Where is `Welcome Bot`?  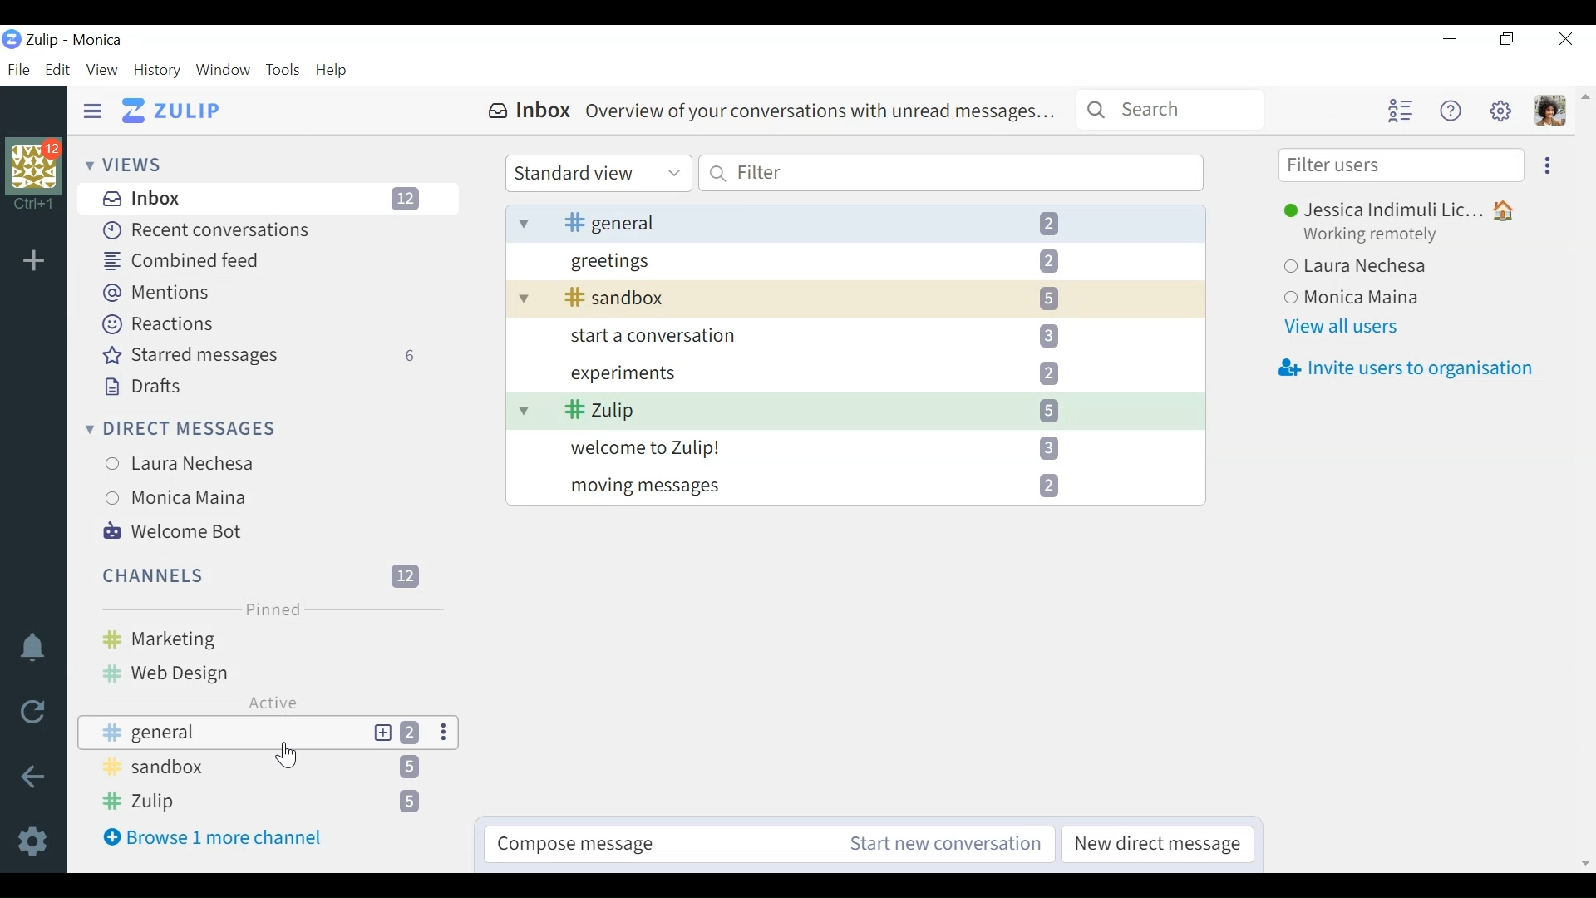
Welcome Bot is located at coordinates (176, 530).